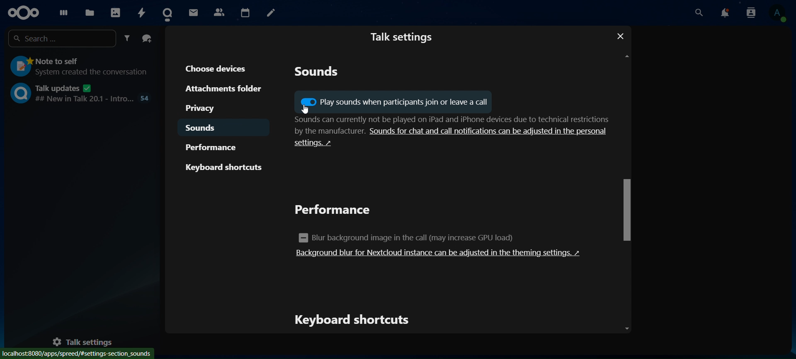 This screenshot has width=796, height=359. Describe the element at coordinates (245, 12) in the screenshot. I see `calendar` at that location.